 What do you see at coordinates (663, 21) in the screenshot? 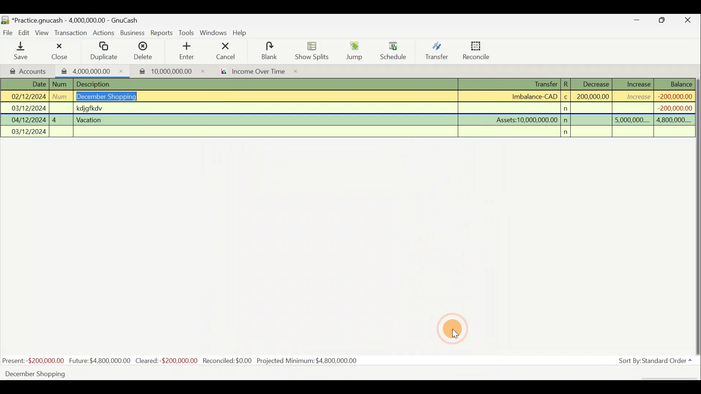
I see `Maximise` at bounding box center [663, 21].